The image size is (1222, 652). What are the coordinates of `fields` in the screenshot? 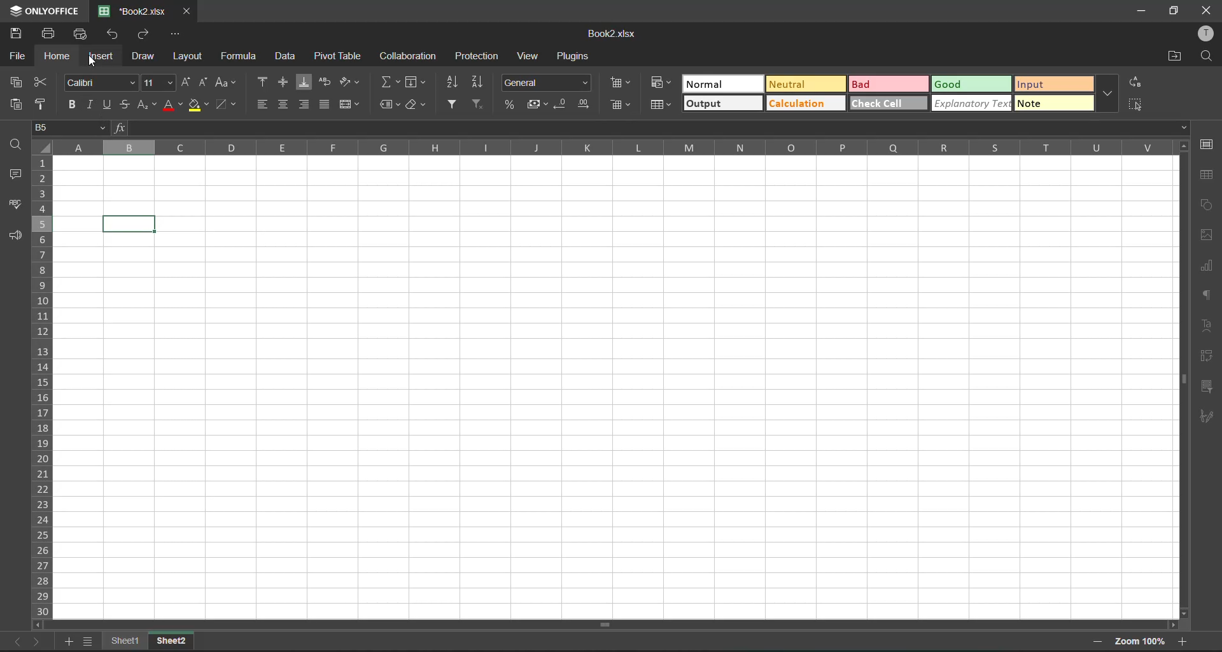 It's located at (417, 83).